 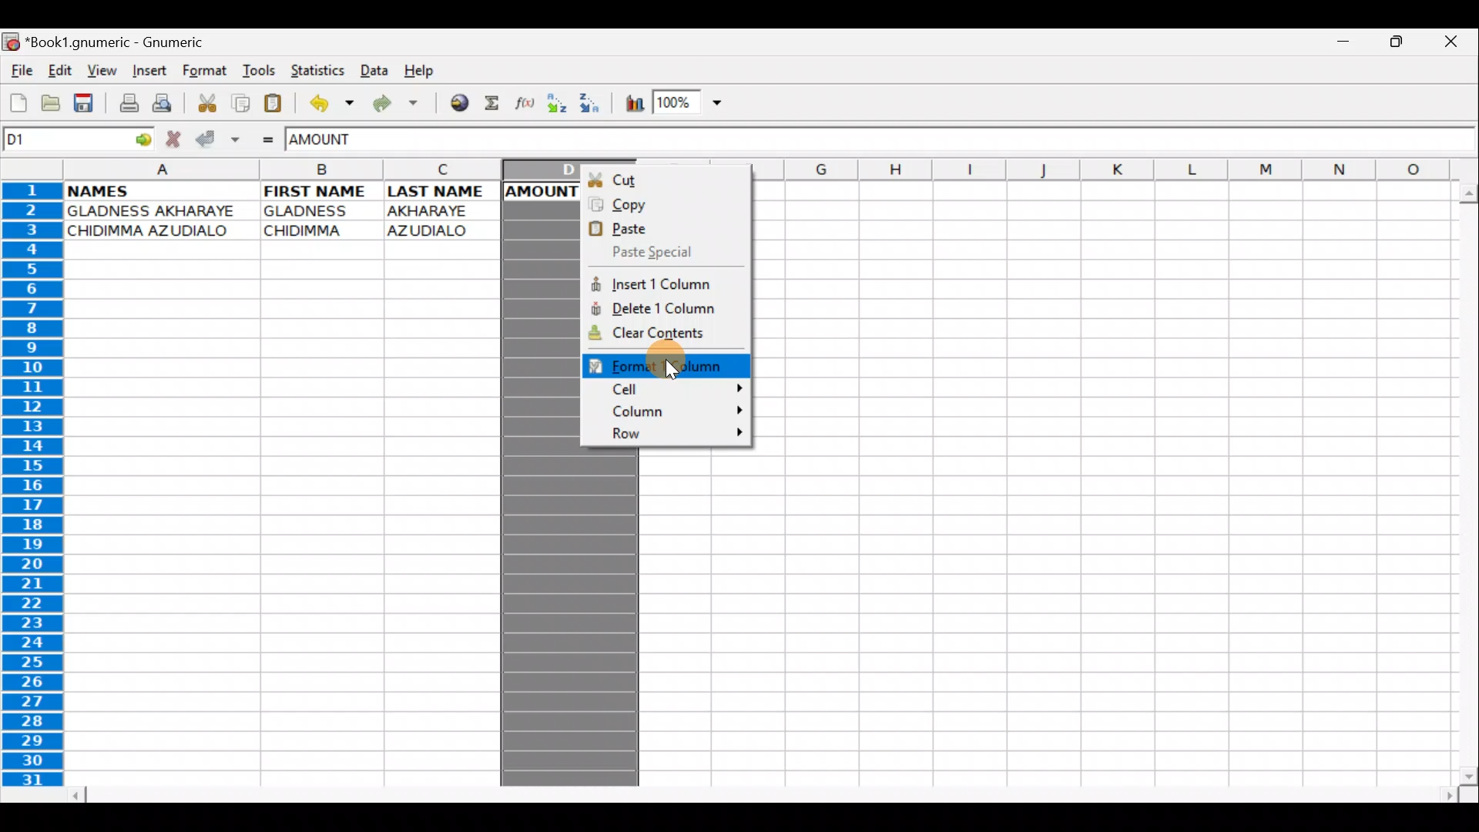 I want to click on Minimize, so click(x=1348, y=45).